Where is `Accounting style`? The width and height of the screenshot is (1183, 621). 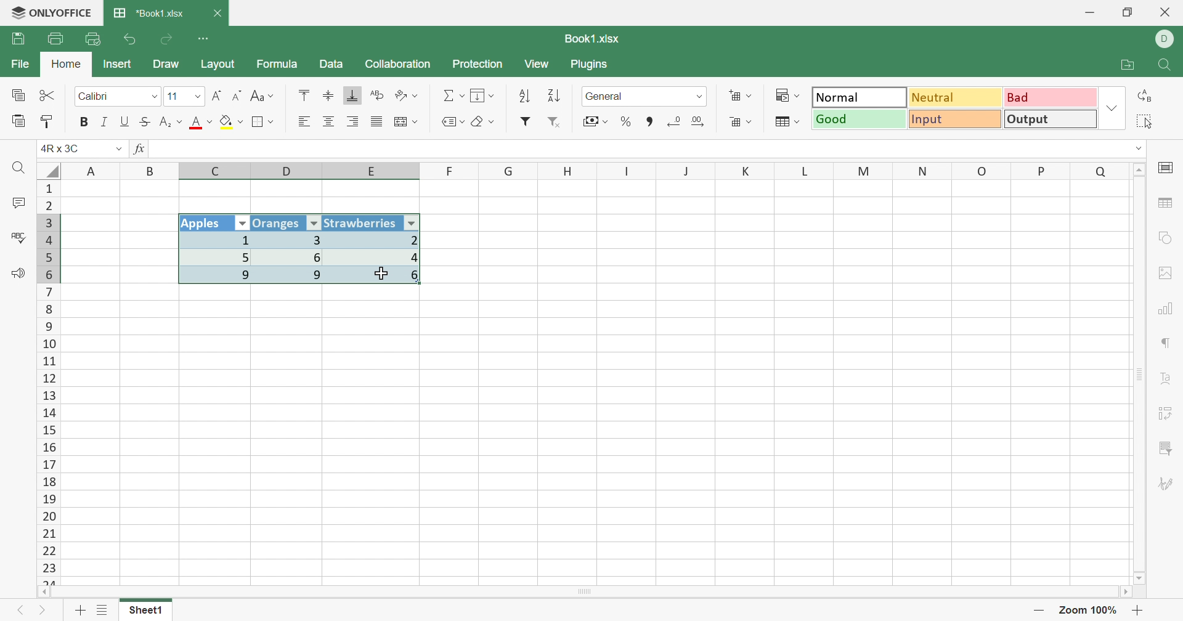
Accounting style is located at coordinates (594, 123).